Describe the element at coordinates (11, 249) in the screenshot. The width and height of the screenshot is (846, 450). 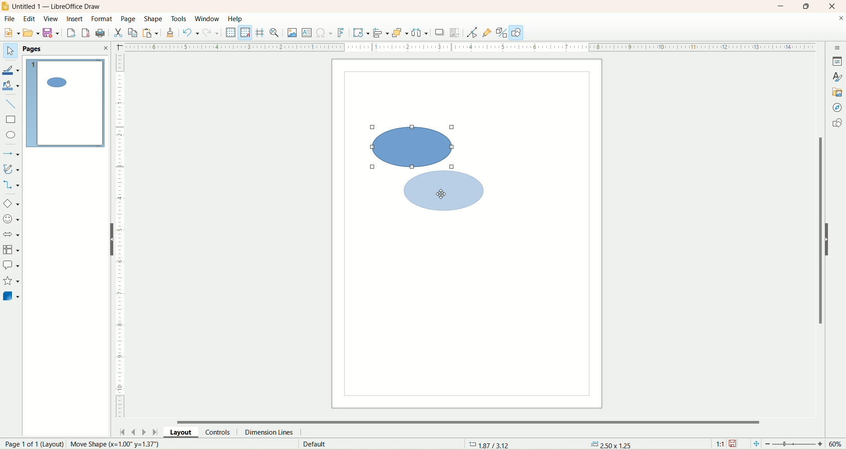
I see `flowchart` at that location.